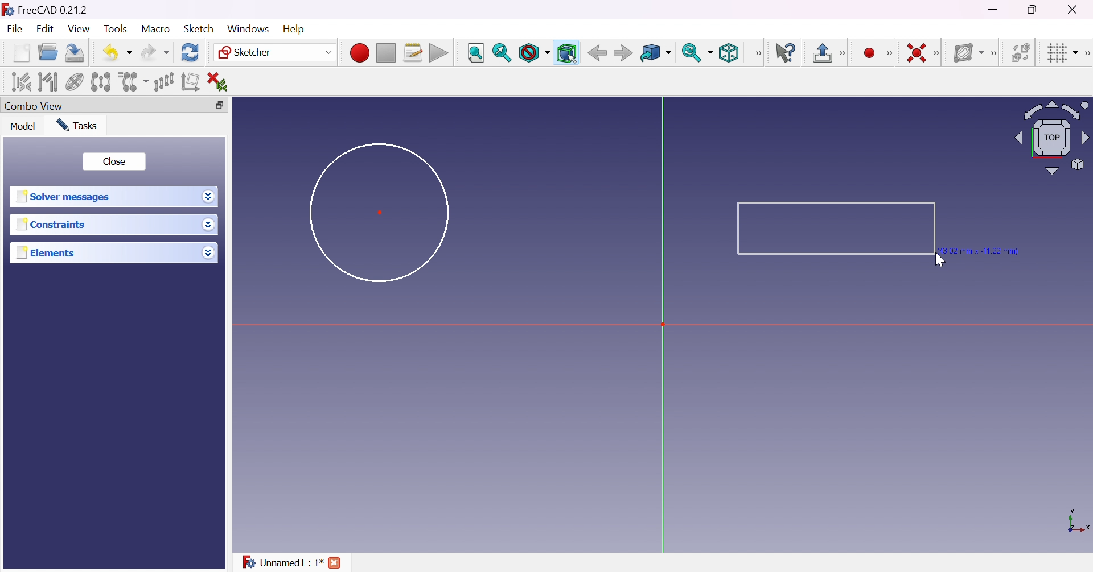 This screenshot has height=572, width=1093. I want to click on Execute macro, so click(439, 55).